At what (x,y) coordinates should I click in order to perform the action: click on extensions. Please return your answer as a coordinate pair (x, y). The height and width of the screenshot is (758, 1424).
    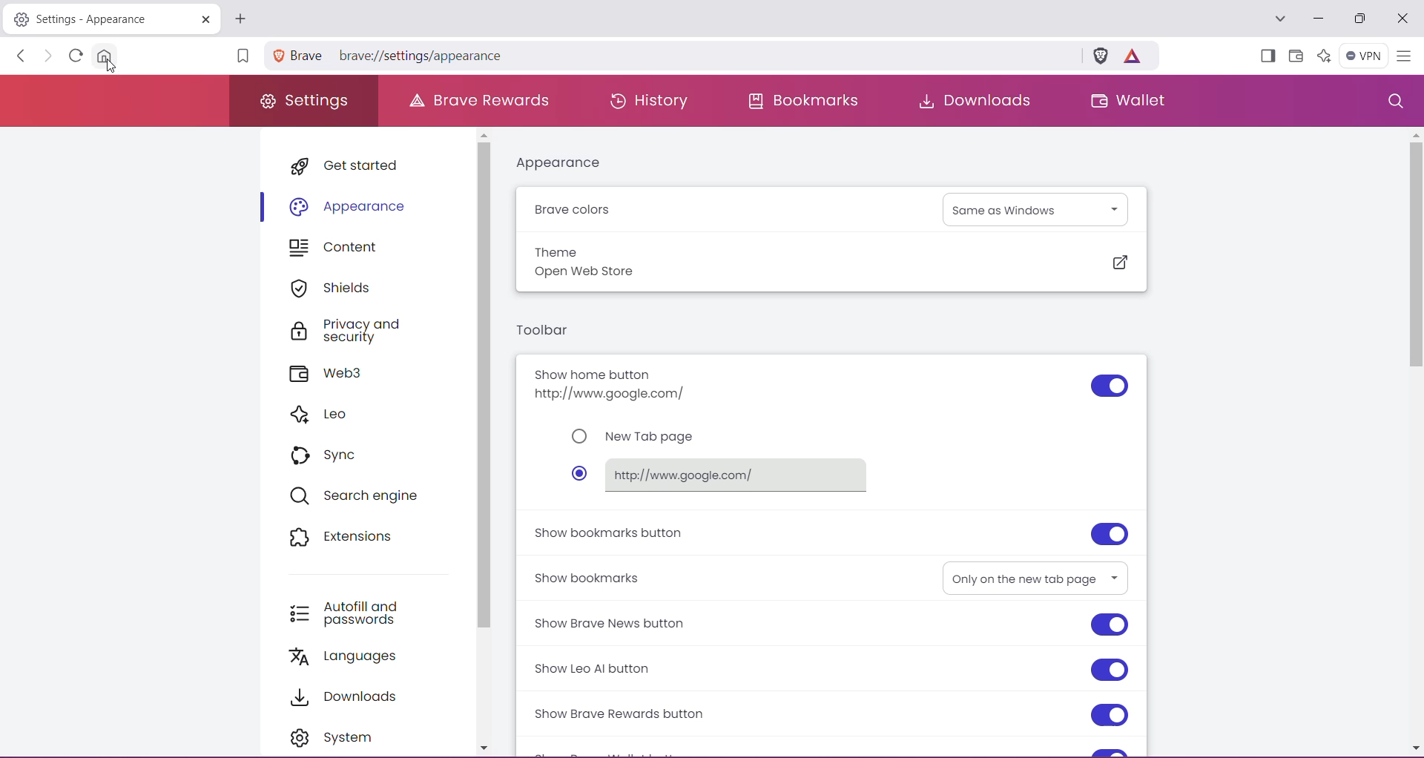
    Looking at the image, I should click on (346, 535).